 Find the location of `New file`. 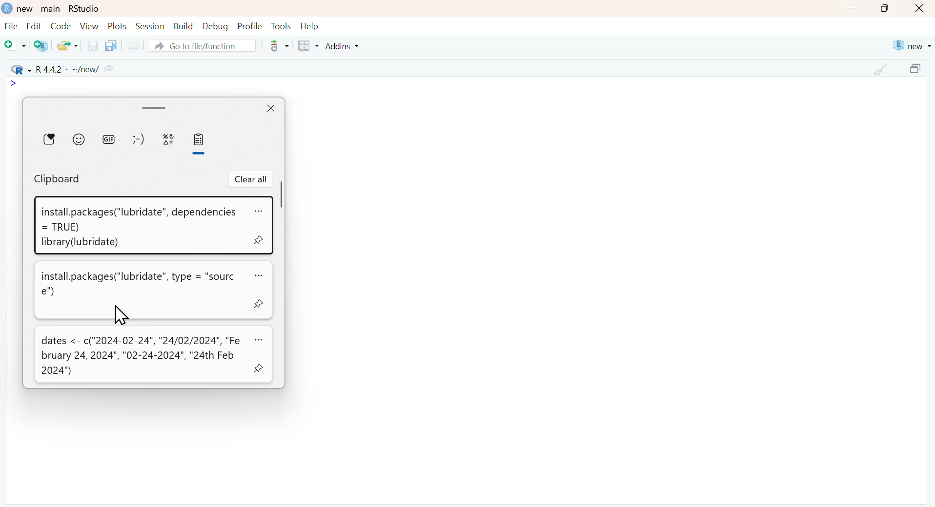

New file is located at coordinates (16, 46).